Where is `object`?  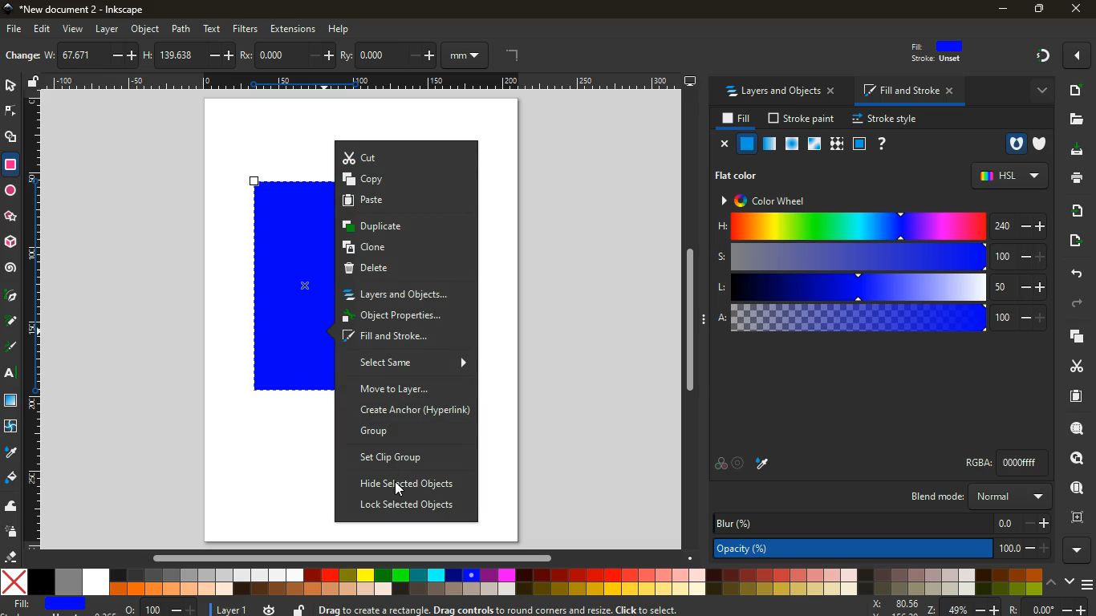 object is located at coordinates (146, 30).